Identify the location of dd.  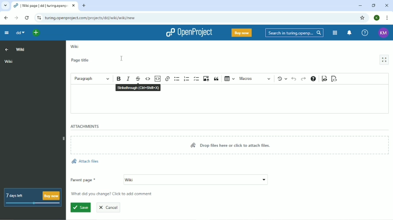
(21, 33).